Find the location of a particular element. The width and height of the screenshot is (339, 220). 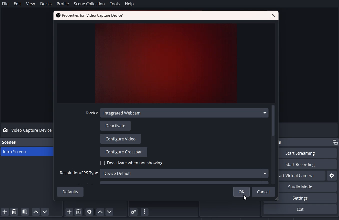

Preview window is located at coordinates (167, 63).